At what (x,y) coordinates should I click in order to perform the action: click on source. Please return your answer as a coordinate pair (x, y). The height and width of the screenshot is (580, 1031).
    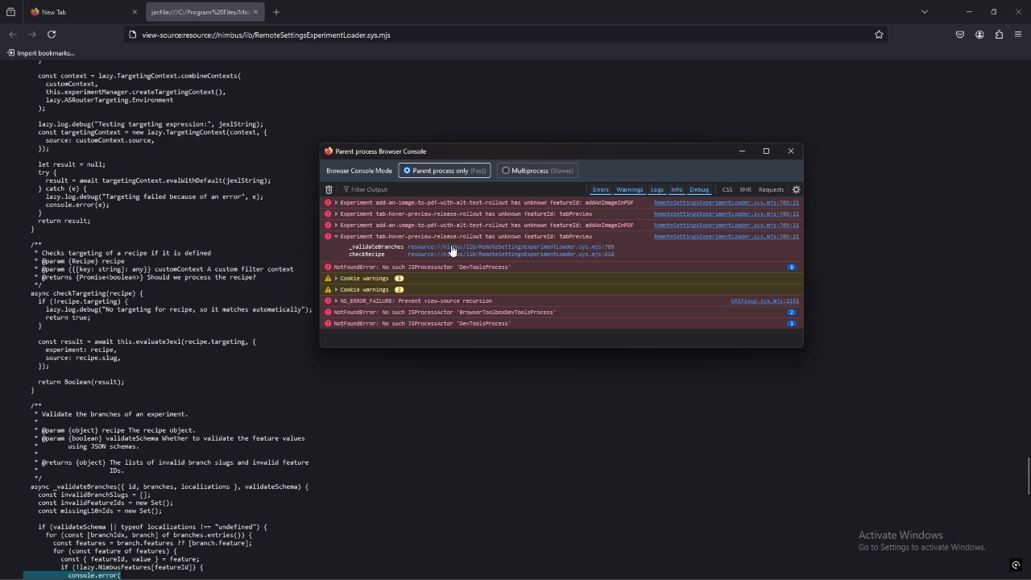
    Looking at the image, I should click on (483, 246).